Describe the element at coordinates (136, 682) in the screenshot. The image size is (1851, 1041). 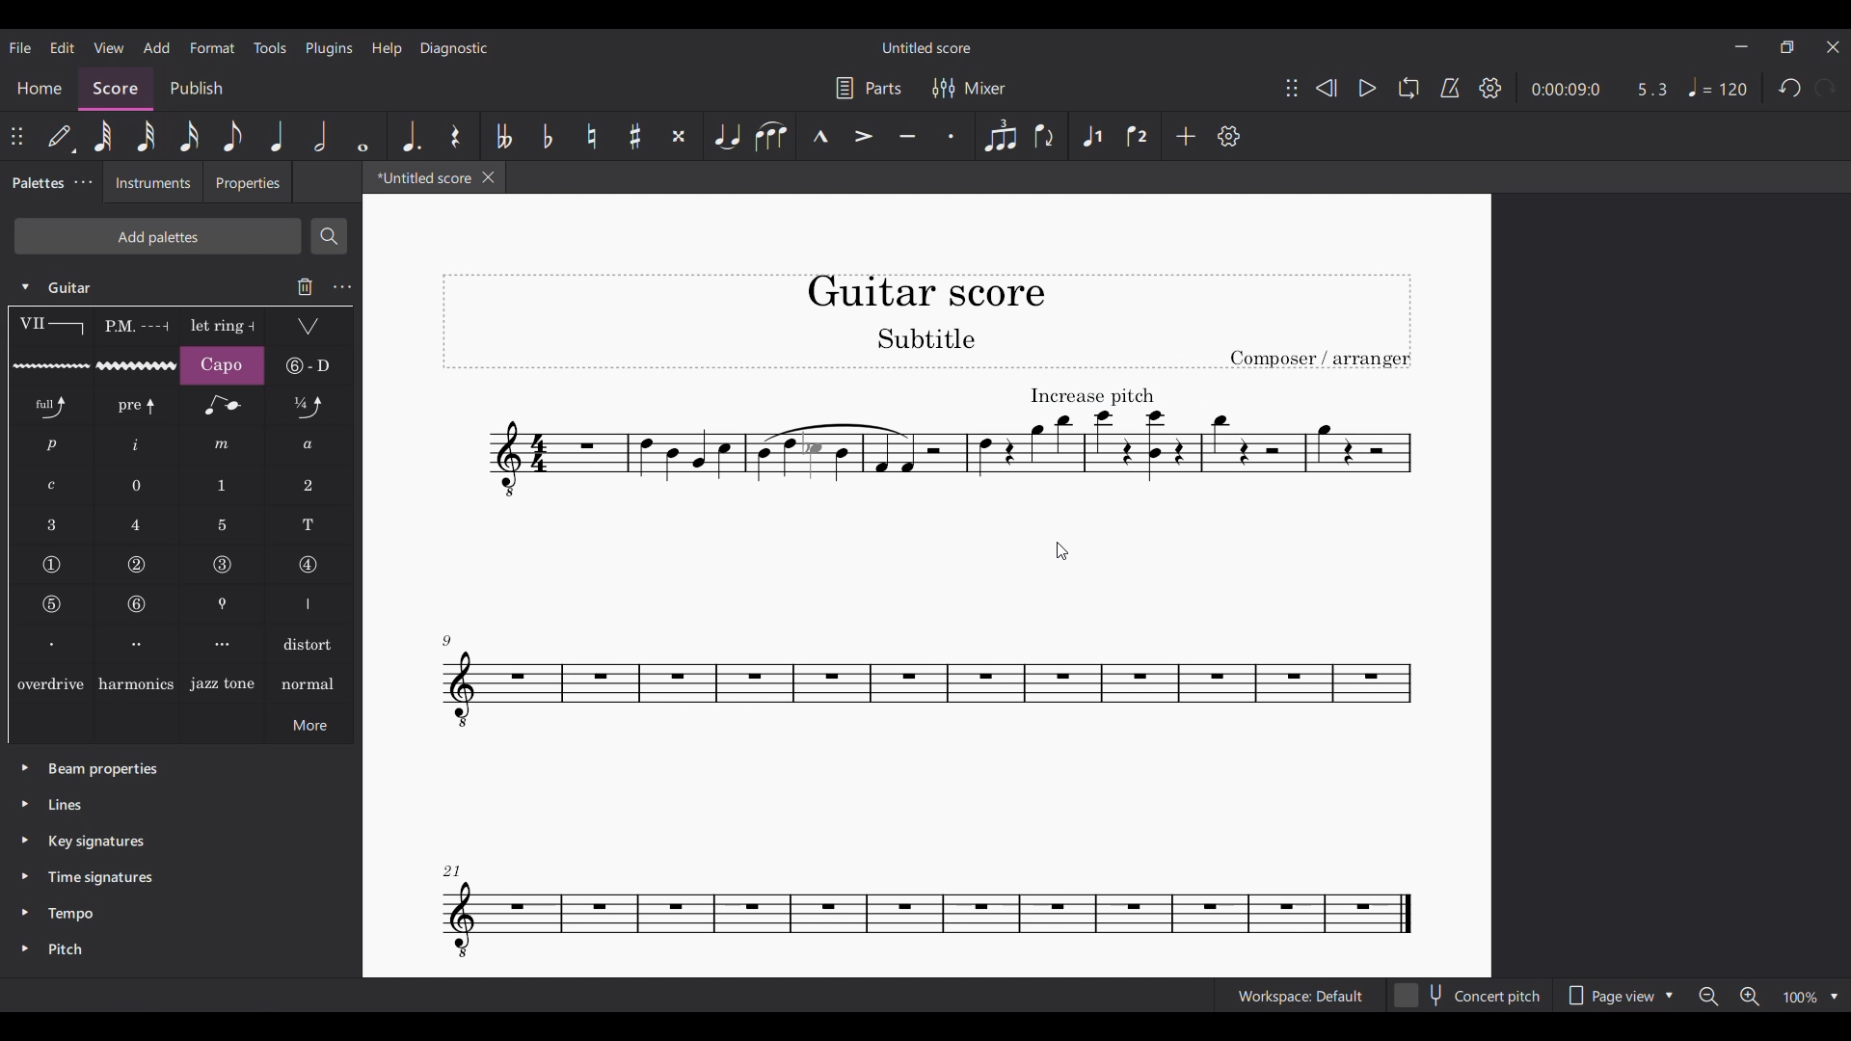
I see `Harmonics` at that location.